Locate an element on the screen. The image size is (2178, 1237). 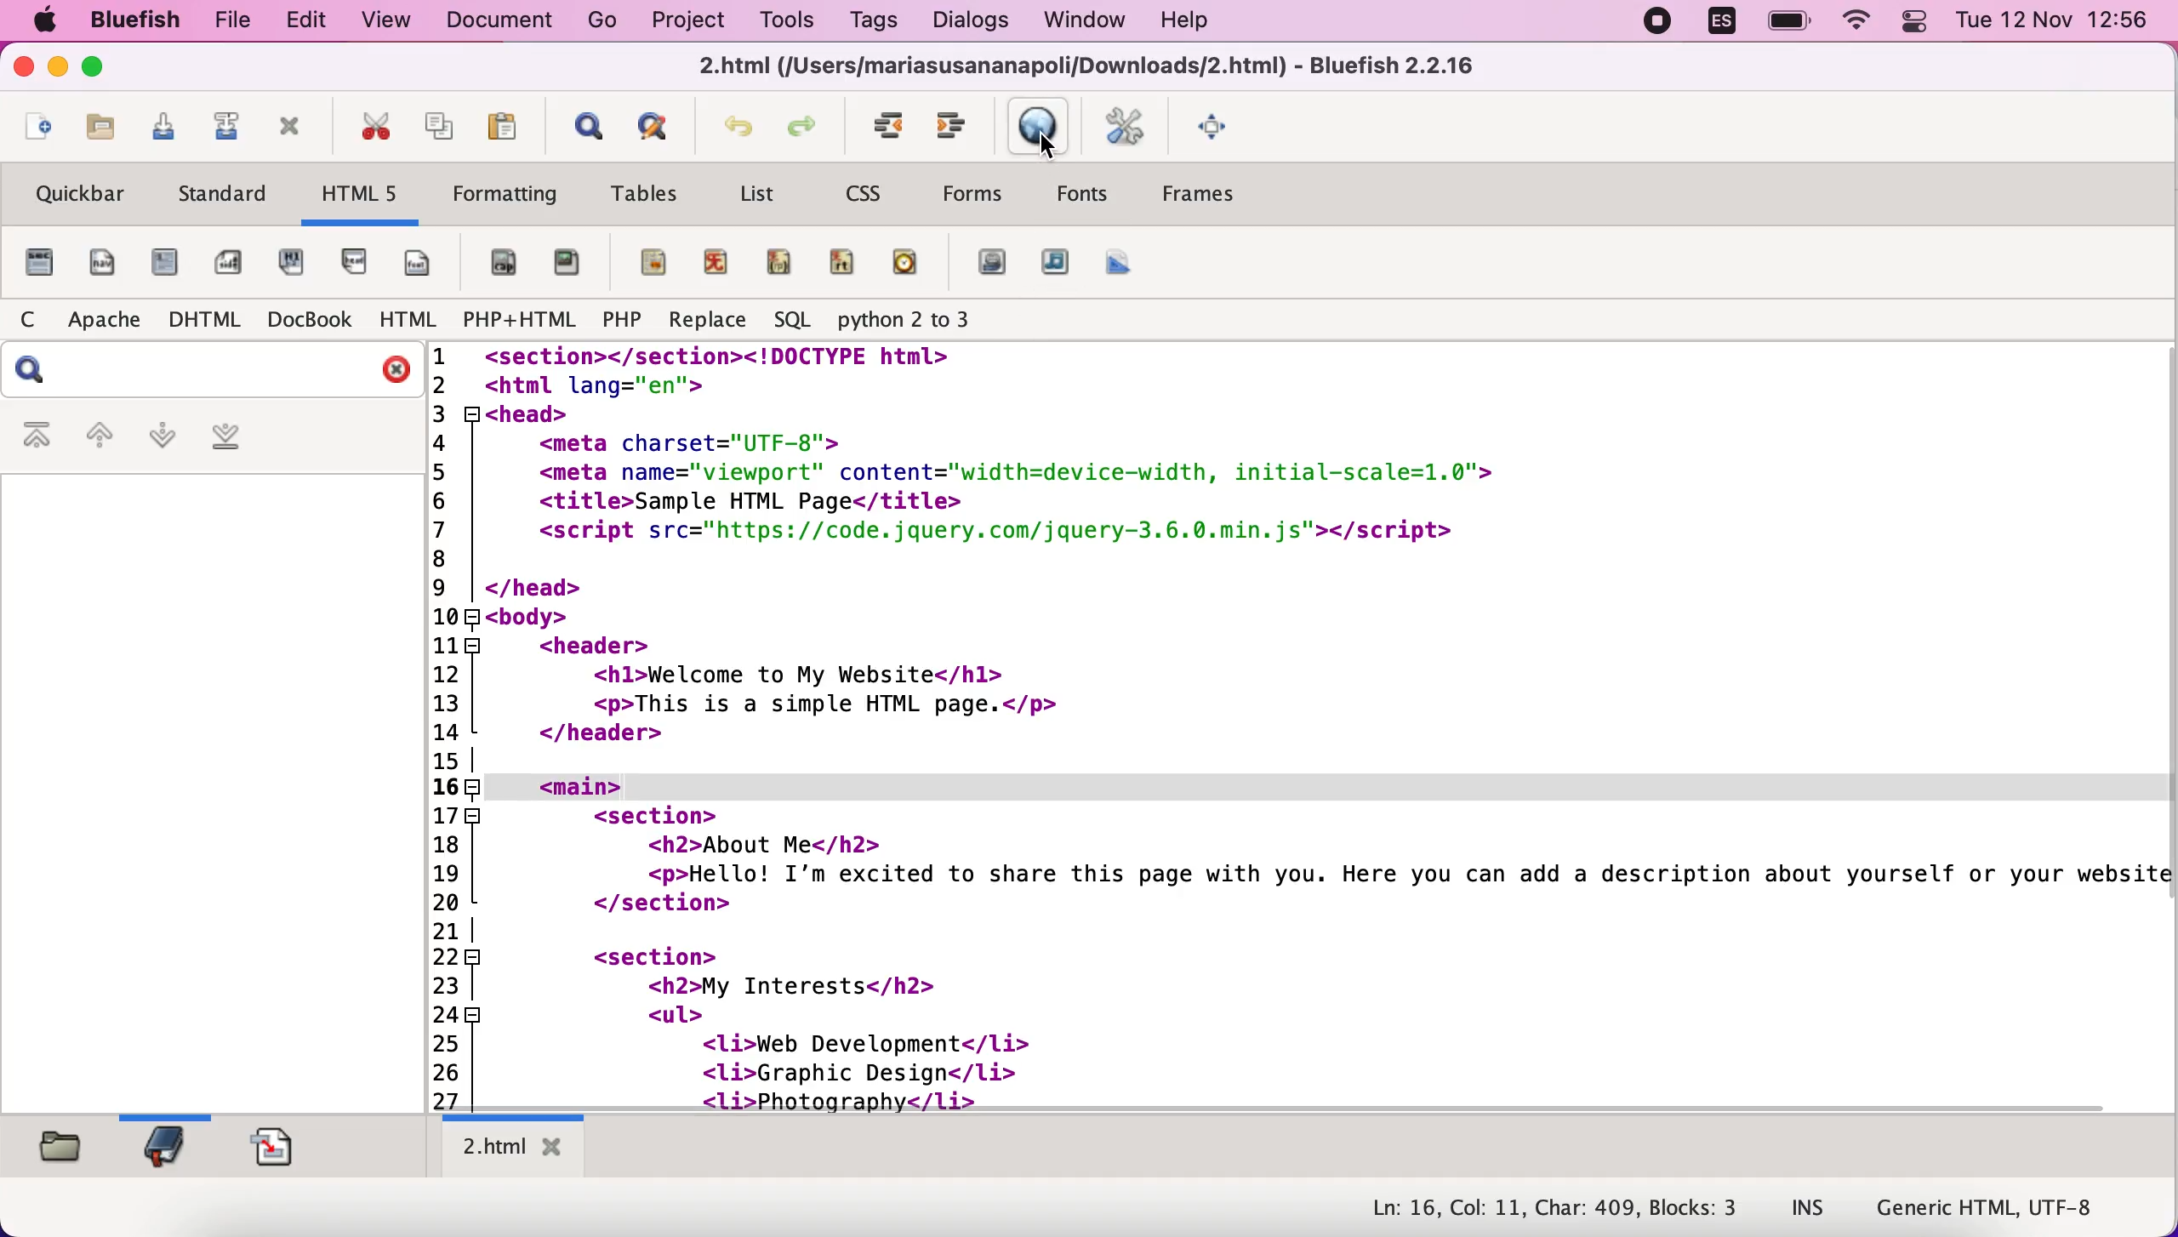
c is located at coordinates (26, 325).